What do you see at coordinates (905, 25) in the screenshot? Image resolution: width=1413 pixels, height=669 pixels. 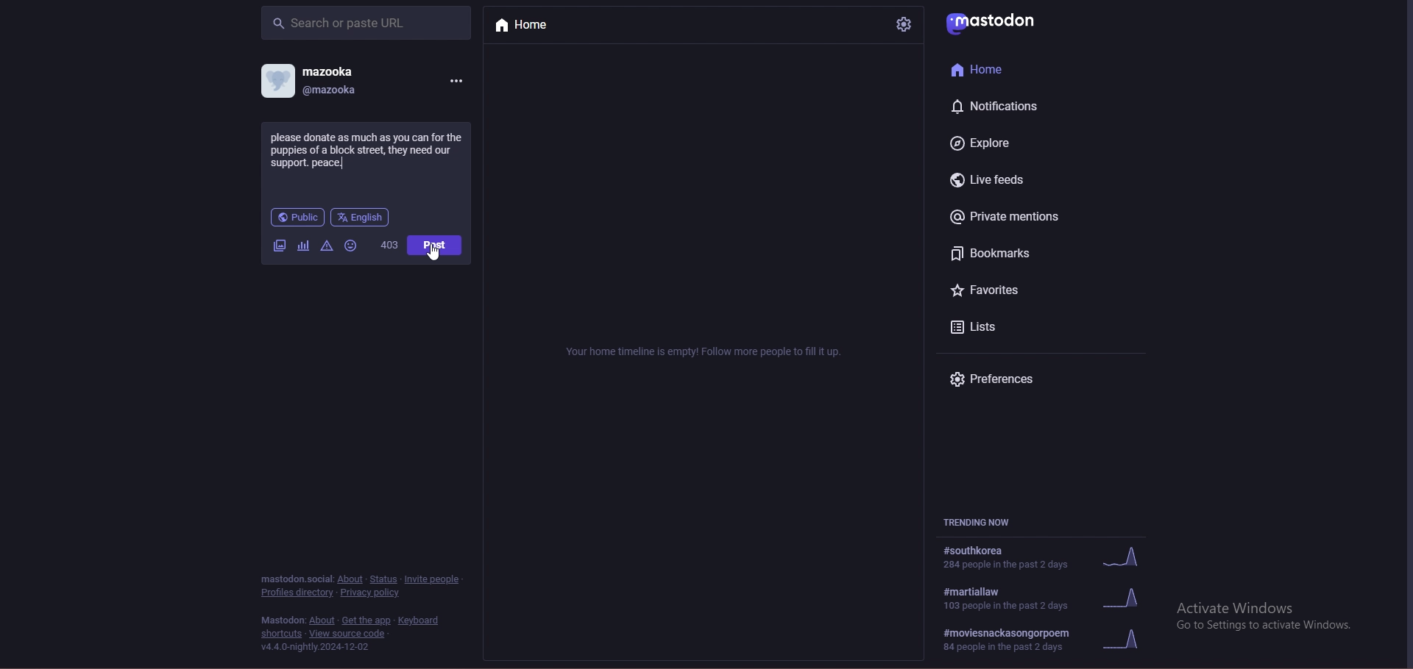 I see `settings` at bounding box center [905, 25].